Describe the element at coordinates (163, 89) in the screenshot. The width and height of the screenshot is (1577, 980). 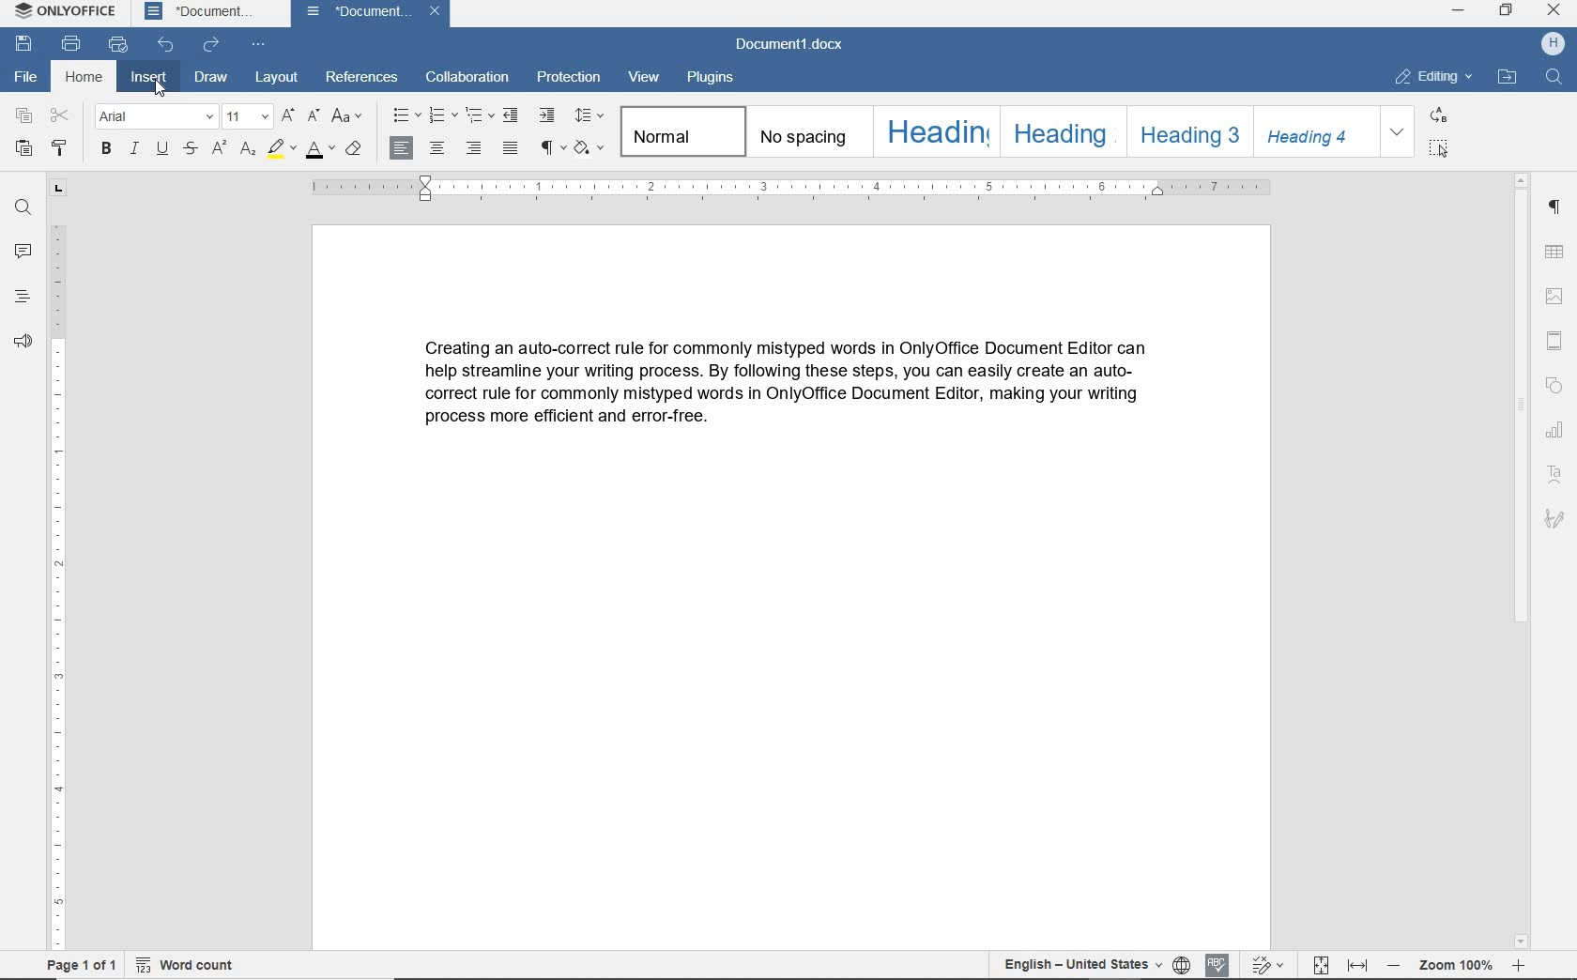
I see `Cursor` at that location.